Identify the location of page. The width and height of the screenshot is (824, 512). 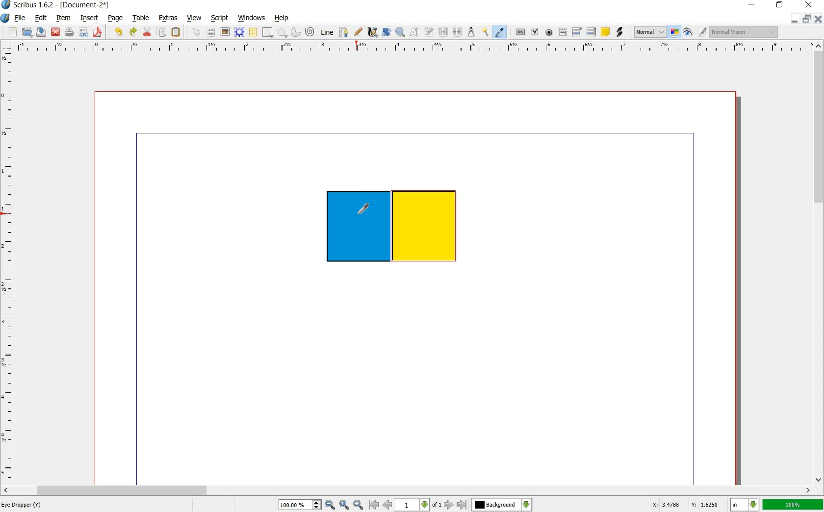
(116, 19).